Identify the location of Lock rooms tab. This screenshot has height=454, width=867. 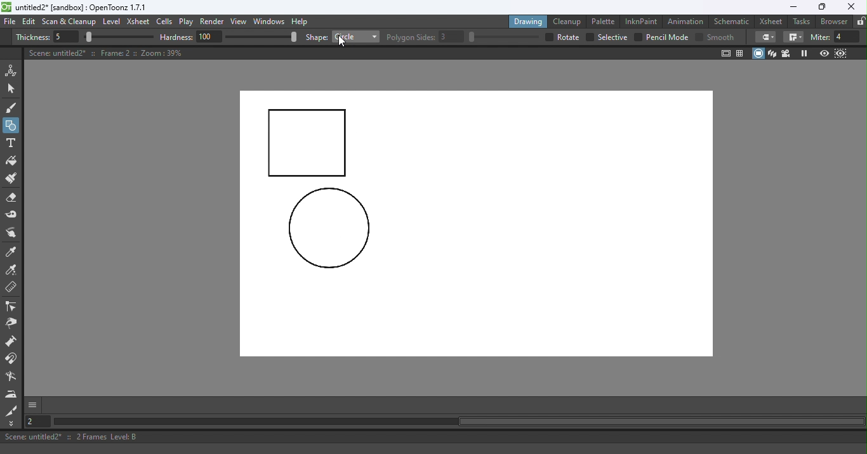
(861, 22).